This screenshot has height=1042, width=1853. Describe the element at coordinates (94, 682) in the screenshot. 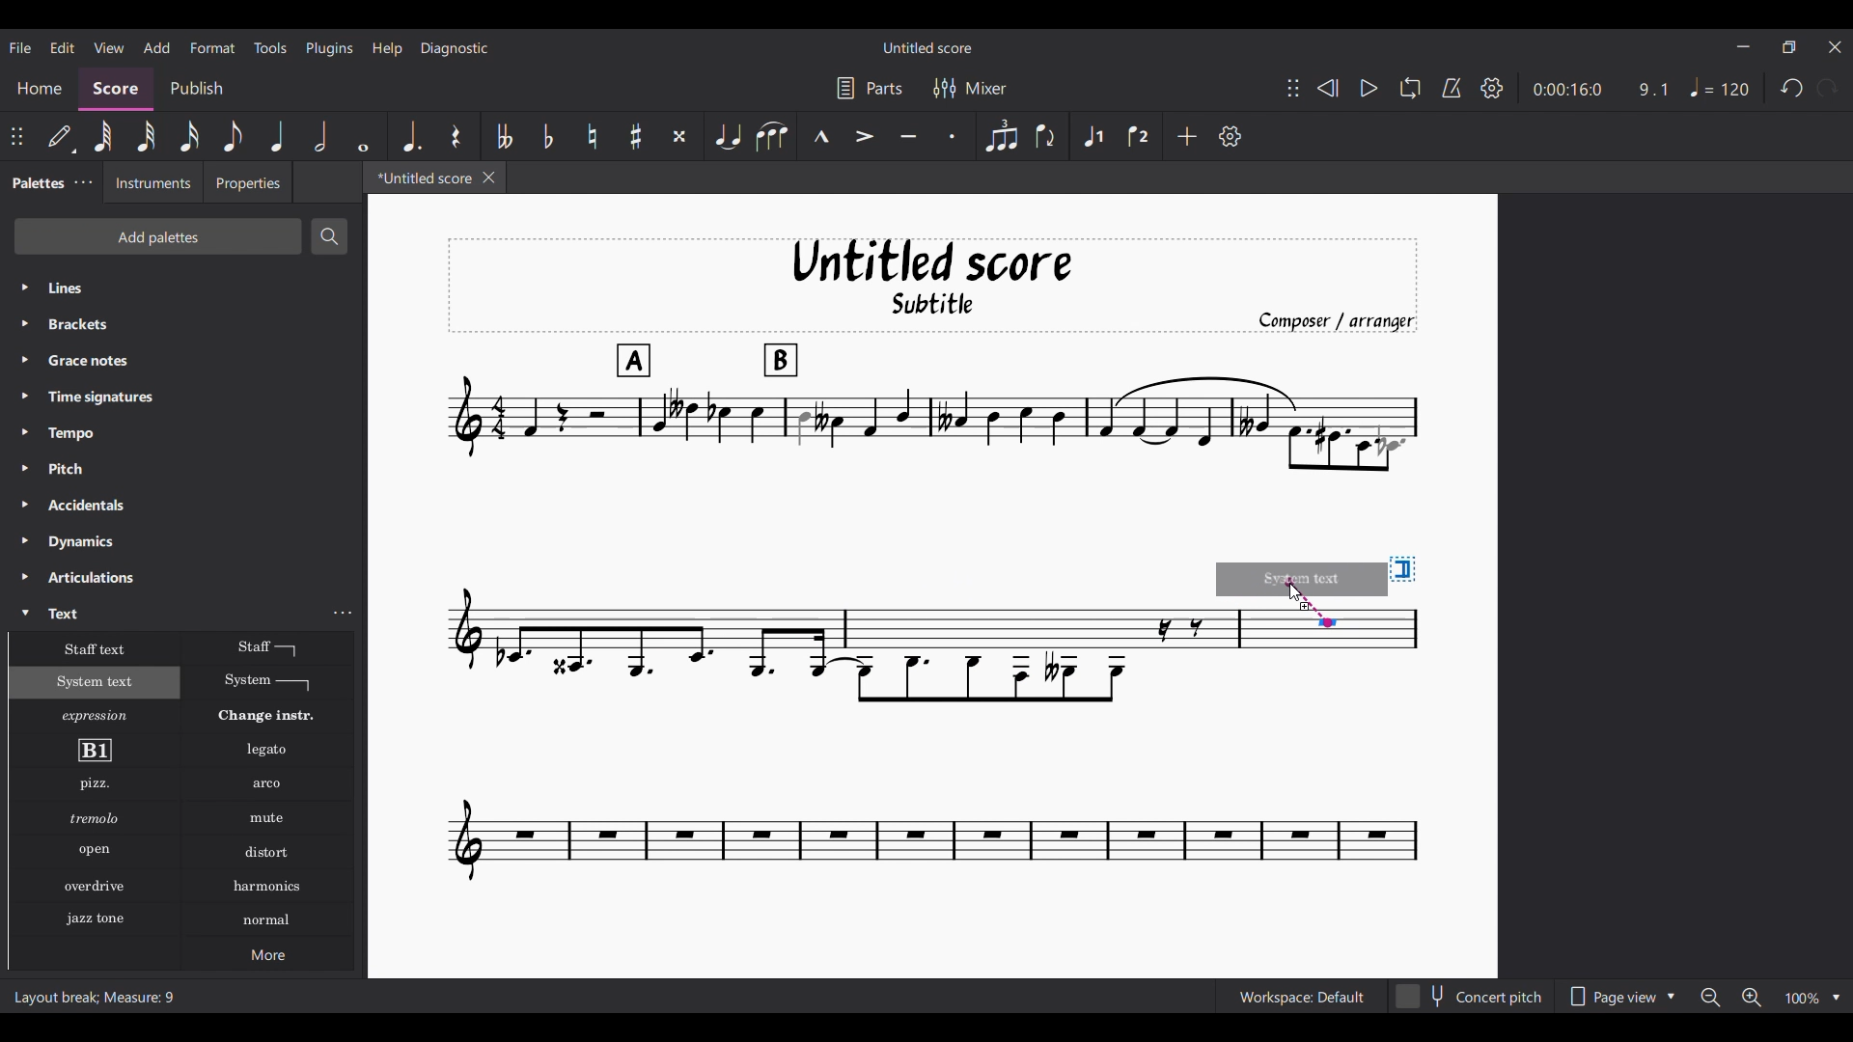

I see `System text, highlighted as current selection` at that location.